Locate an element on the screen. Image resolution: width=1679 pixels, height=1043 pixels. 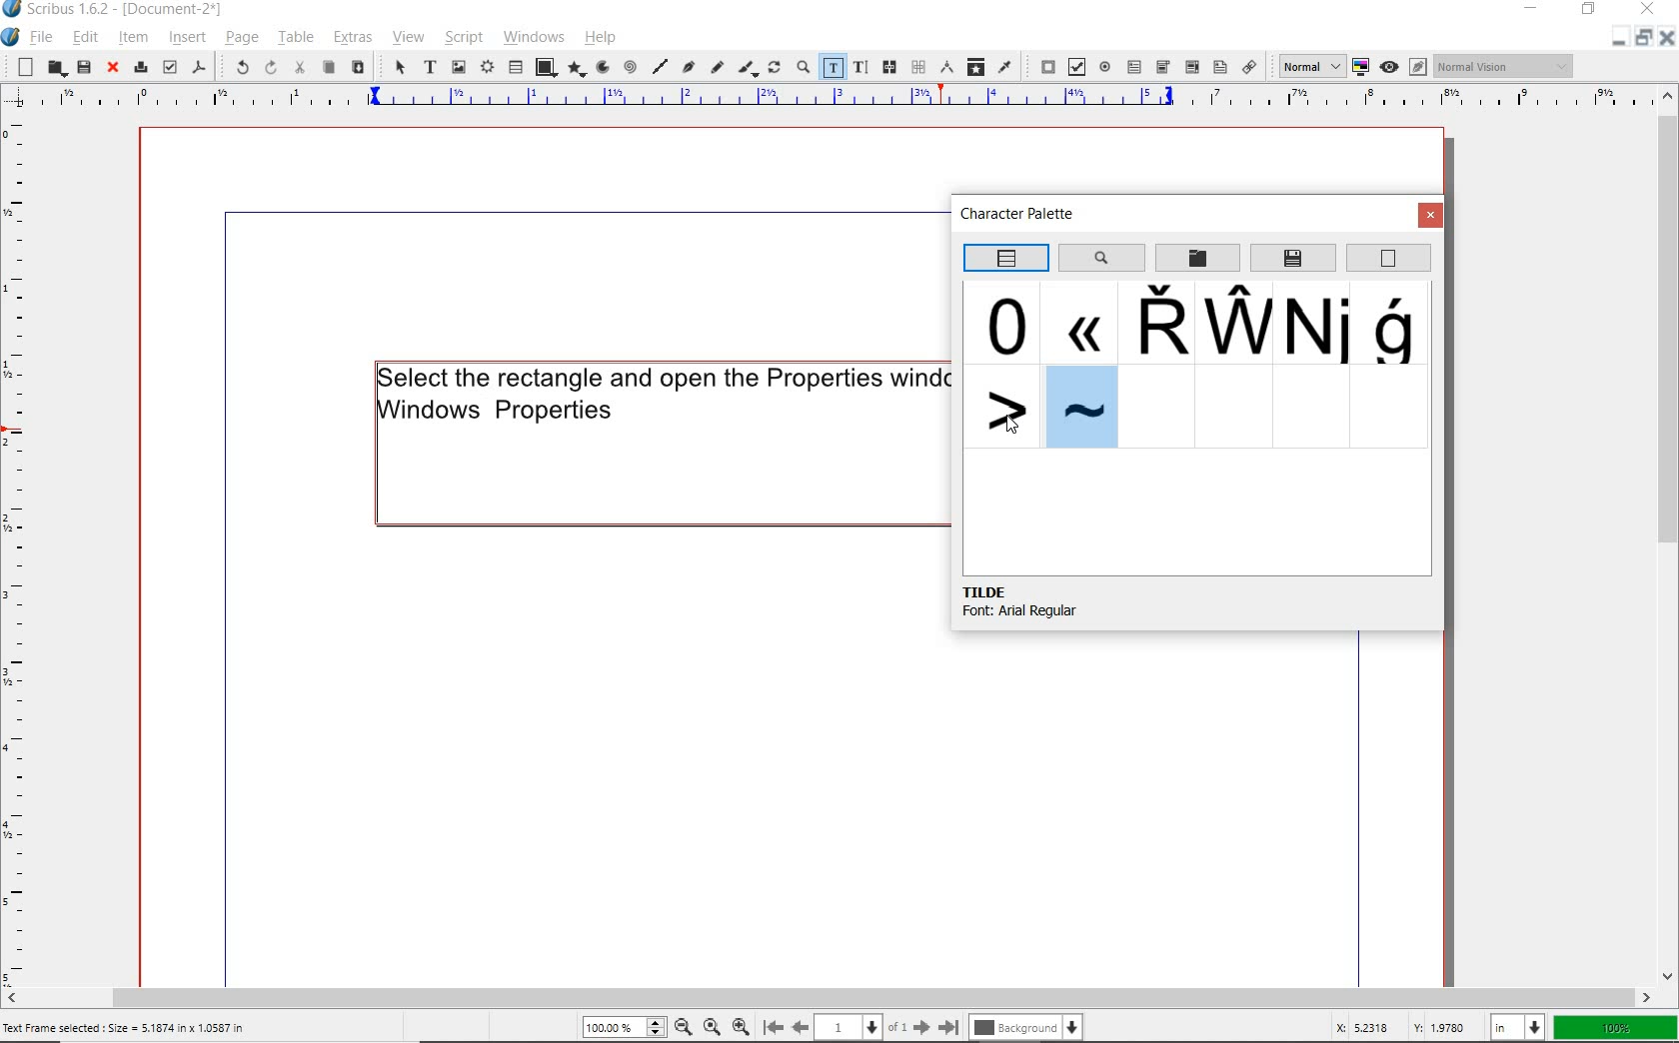
text frame is located at coordinates (431, 68).